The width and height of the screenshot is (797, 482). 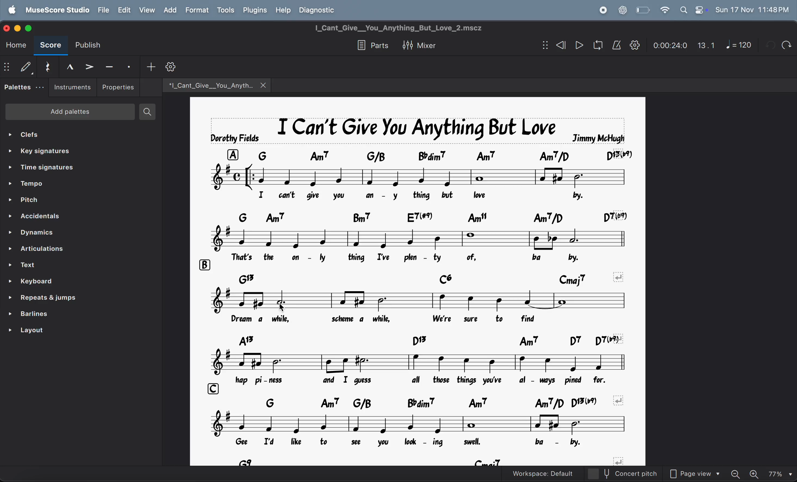 I want to click on reset, so click(x=48, y=67).